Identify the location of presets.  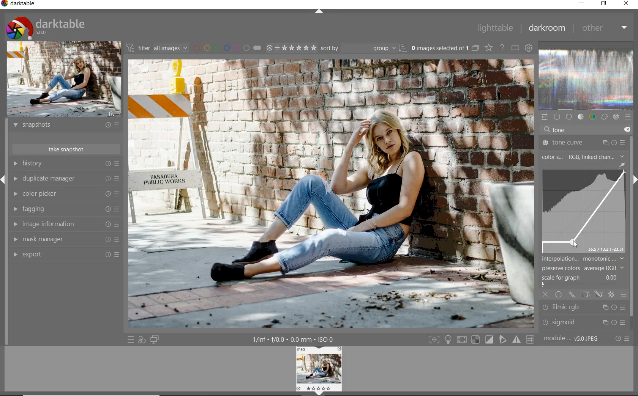
(629, 118).